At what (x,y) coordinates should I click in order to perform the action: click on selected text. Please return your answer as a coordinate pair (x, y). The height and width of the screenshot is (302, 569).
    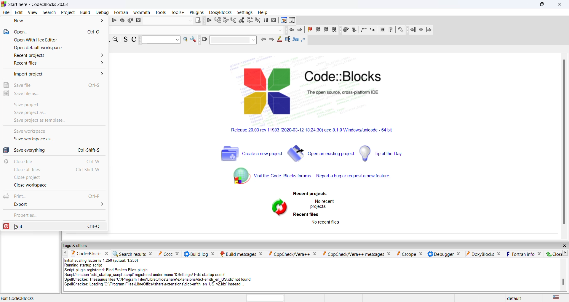
    Looking at the image, I should click on (288, 39).